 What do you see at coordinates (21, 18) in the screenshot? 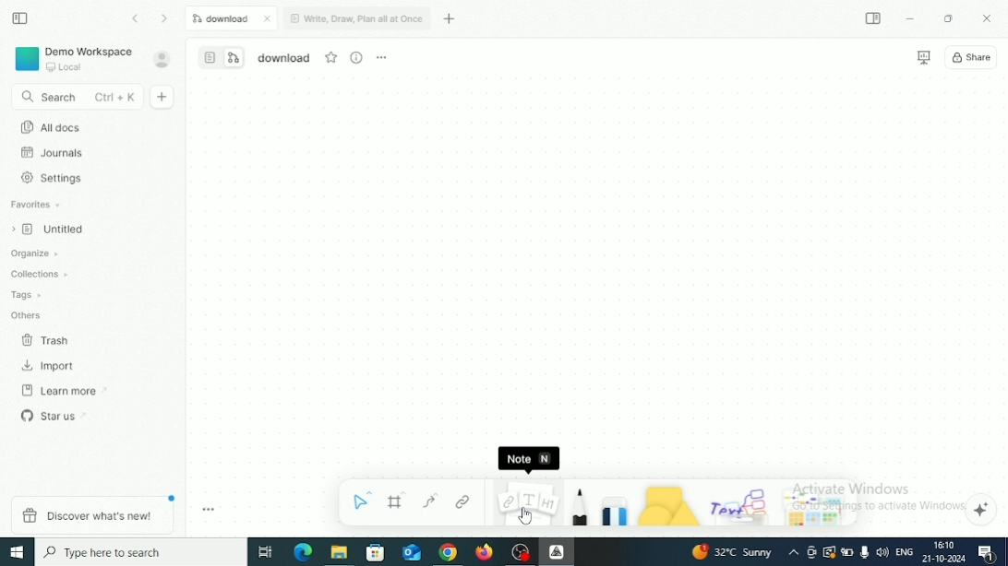
I see `Collapse sidebar` at bounding box center [21, 18].